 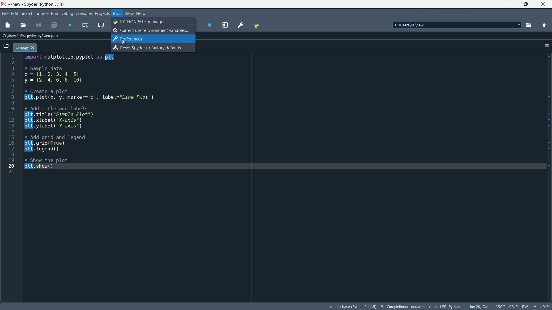 I want to click on text, so click(x=406, y=307).